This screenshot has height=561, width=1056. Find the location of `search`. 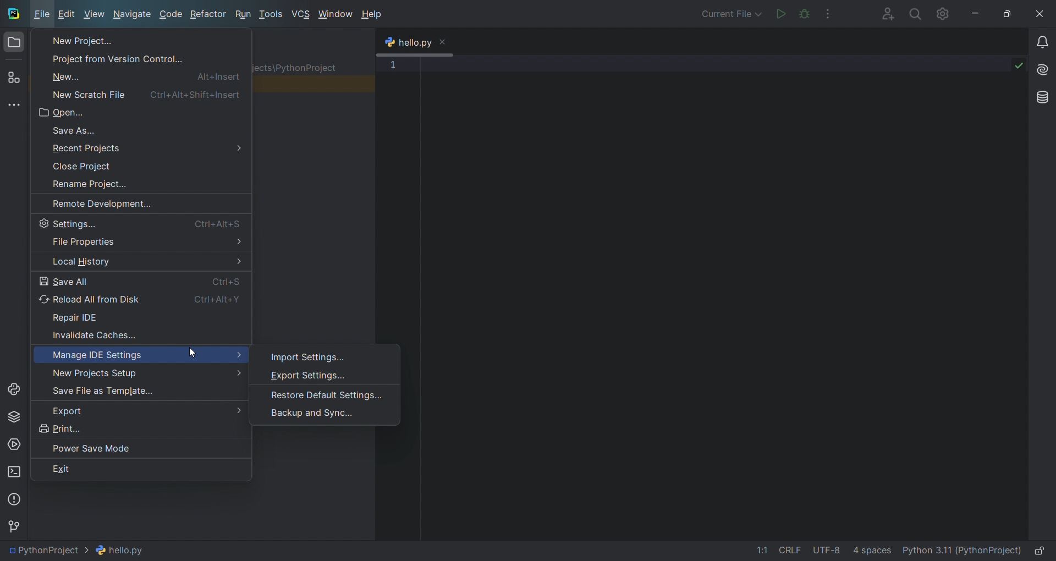

search is located at coordinates (914, 13).